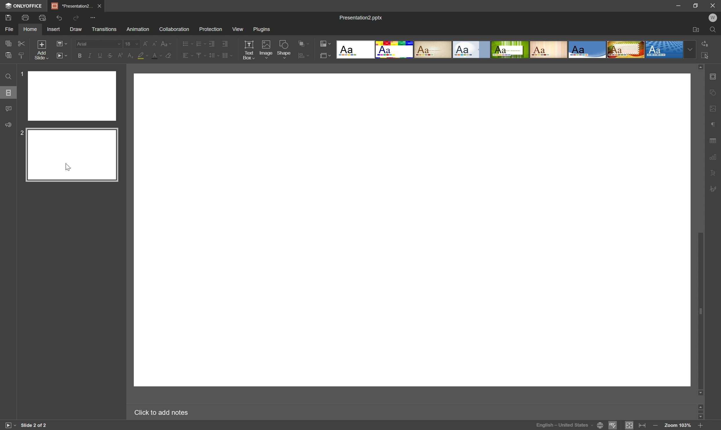 The width and height of the screenshot is (721, 430). What do you see at coordinates (9, 93) in the screenshot?
I see `Slides` at bounding box center [9, 93].